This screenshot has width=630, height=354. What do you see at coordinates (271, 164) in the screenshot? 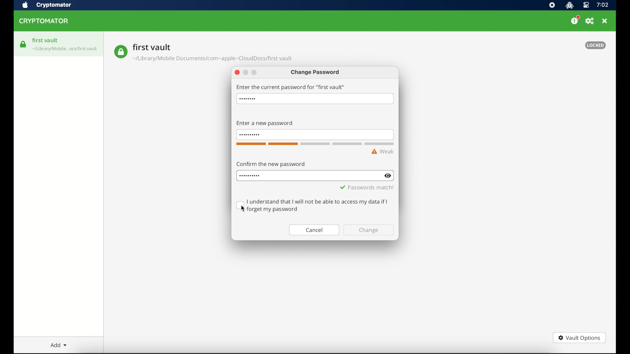
I see `confirm the password` at bounding box center [271, 164].